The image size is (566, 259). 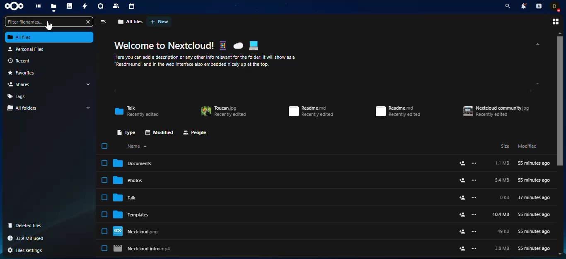 I want to click on scroll up, so click(x=536, y=44).